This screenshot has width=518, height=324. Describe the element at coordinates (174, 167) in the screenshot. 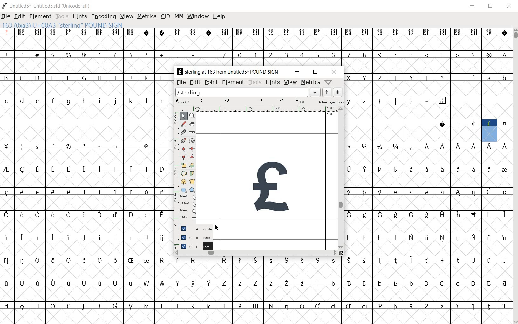

I see `scale` at that location.